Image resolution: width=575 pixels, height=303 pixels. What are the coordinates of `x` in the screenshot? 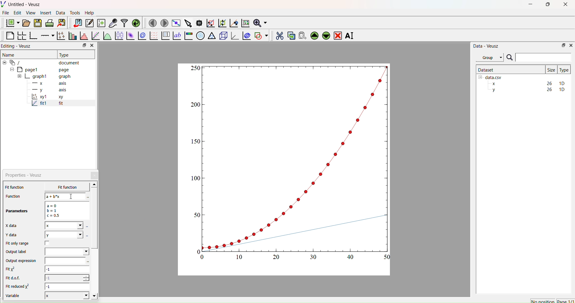 It's located at (63, 187).